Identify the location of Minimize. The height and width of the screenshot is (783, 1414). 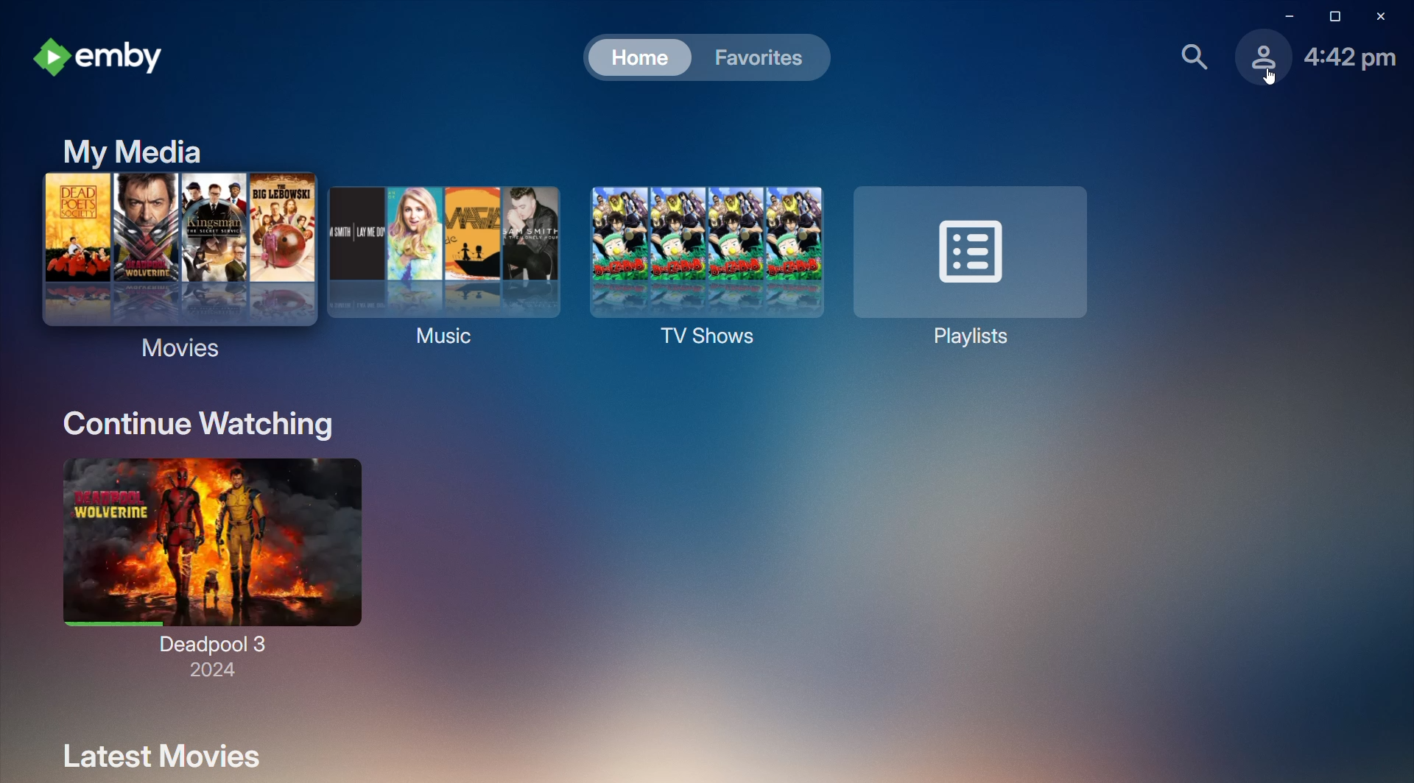
(1284, 18).